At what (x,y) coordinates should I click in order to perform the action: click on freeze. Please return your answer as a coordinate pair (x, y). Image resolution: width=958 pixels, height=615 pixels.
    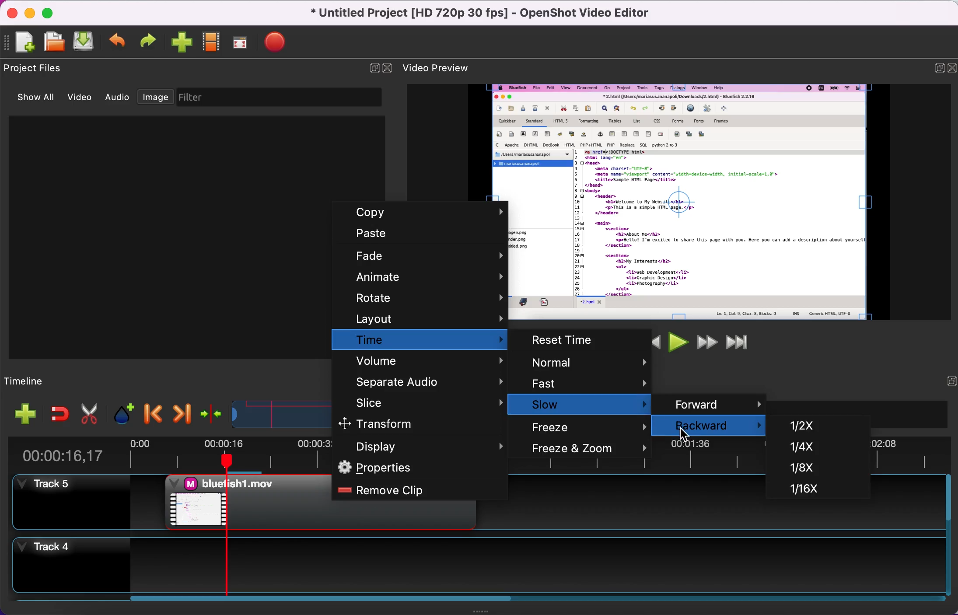
    Looking at the image, I should click on (591, 426).